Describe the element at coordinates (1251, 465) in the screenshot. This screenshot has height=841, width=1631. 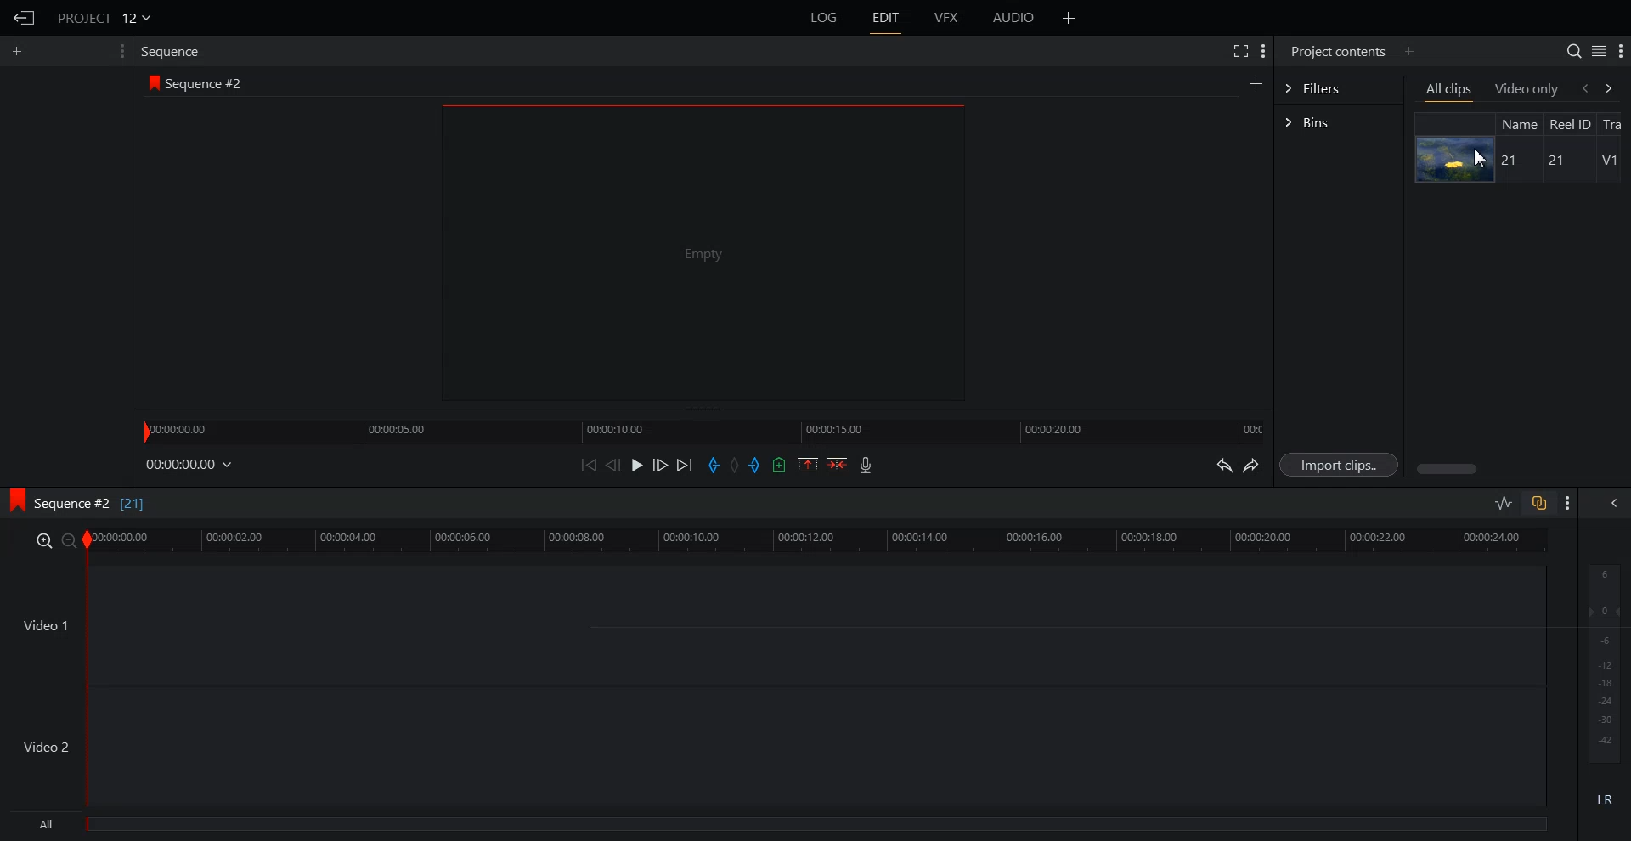
I see `Redo` at that location.